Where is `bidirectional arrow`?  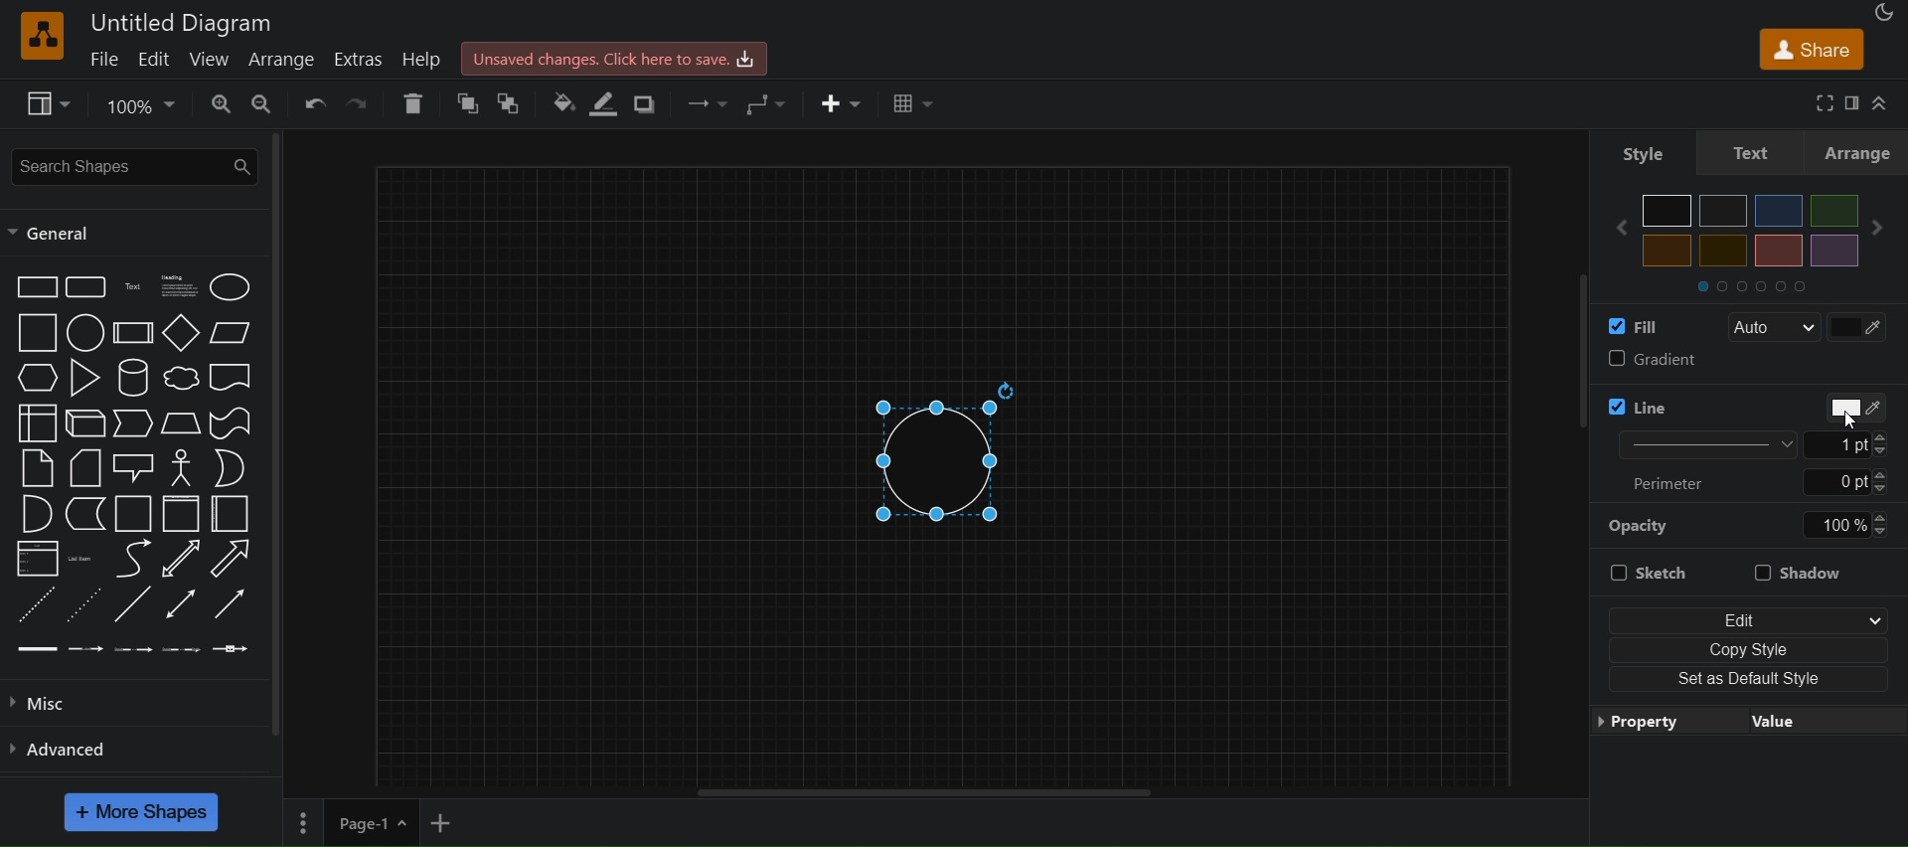 bidirectional arrow is located at coordinates (177, 560).